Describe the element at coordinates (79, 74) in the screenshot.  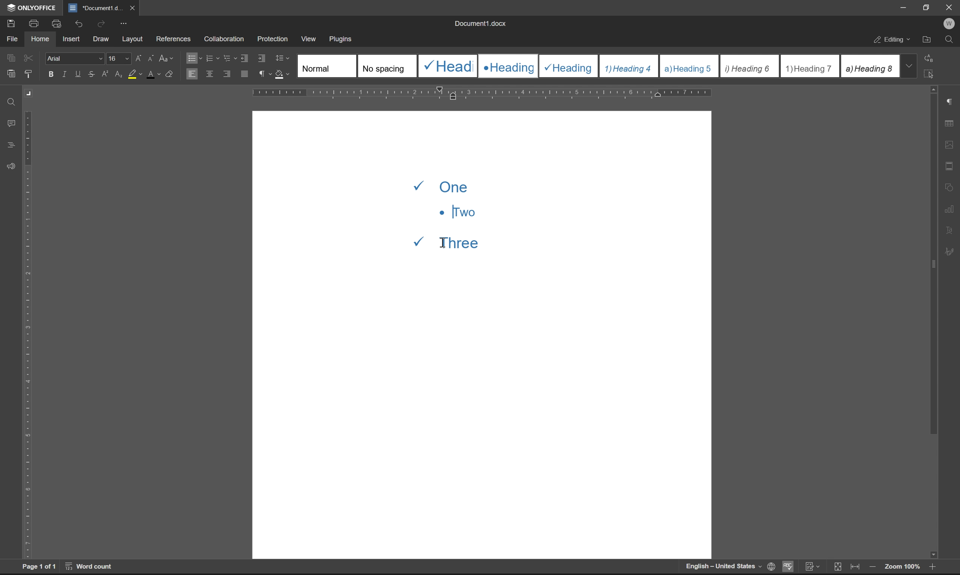
I see `underline` at that location.